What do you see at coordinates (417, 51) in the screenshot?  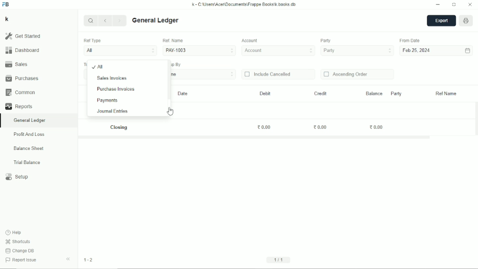 I see `Feb 25, 2024` at bounding box center [417, 51].